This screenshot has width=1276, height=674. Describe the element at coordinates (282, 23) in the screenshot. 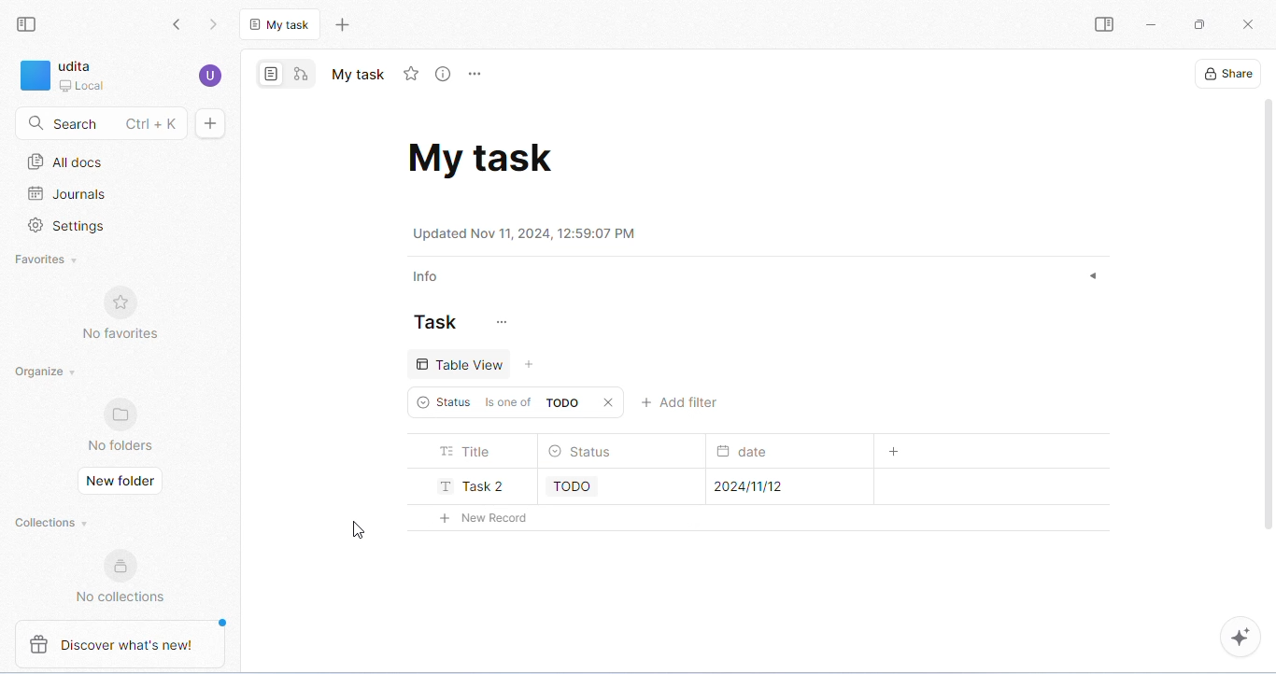

I see `current tab` at that location.